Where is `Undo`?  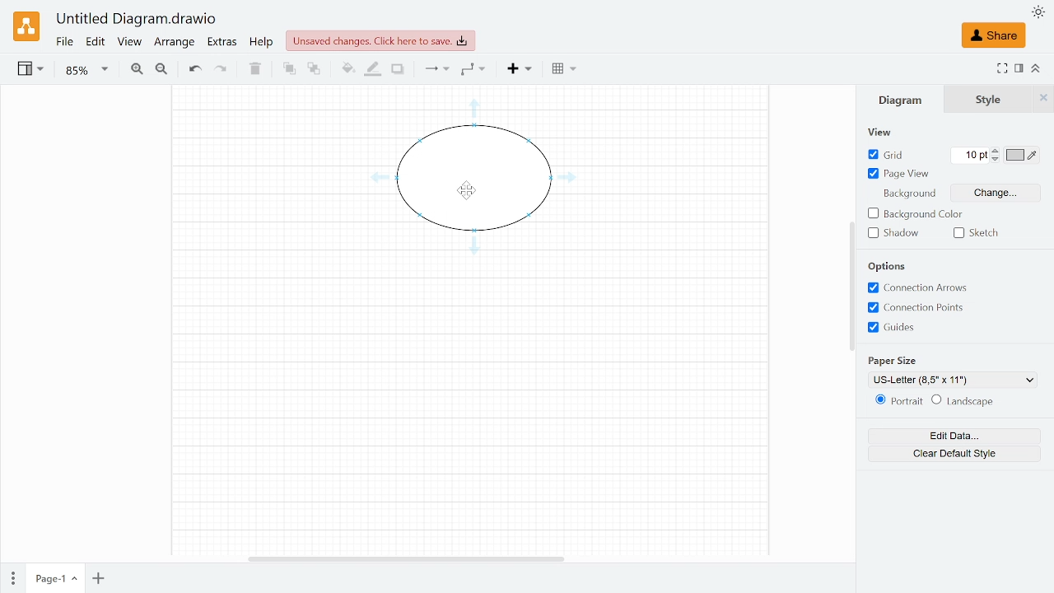 Undo is located at coordinates (195, 70).